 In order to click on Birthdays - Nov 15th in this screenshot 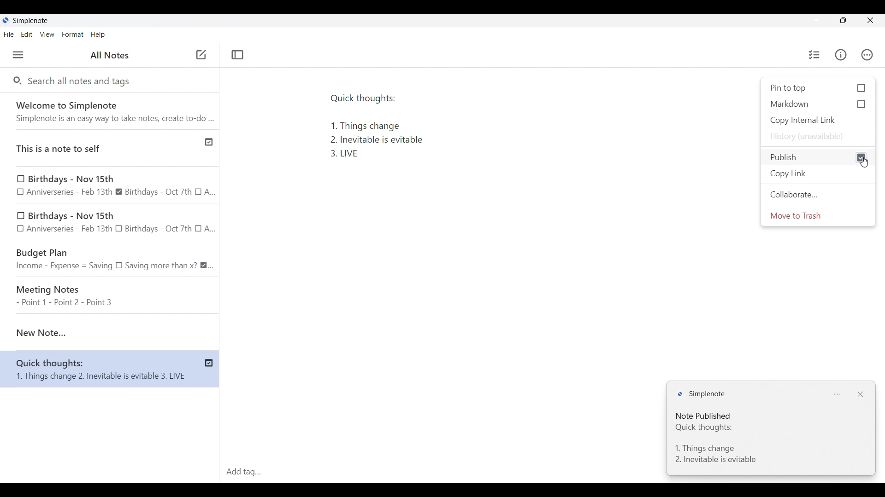, I will do `click(109, 187)`.